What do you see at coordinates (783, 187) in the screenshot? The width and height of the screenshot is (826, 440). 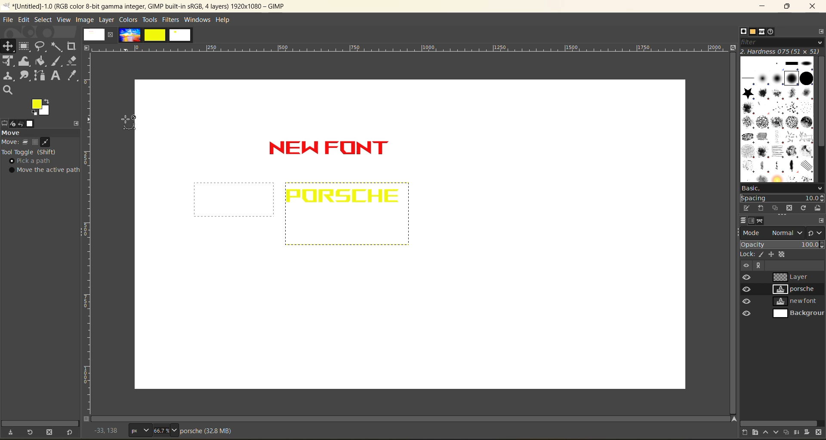 I see `basic` at bounding box center [783, 187].